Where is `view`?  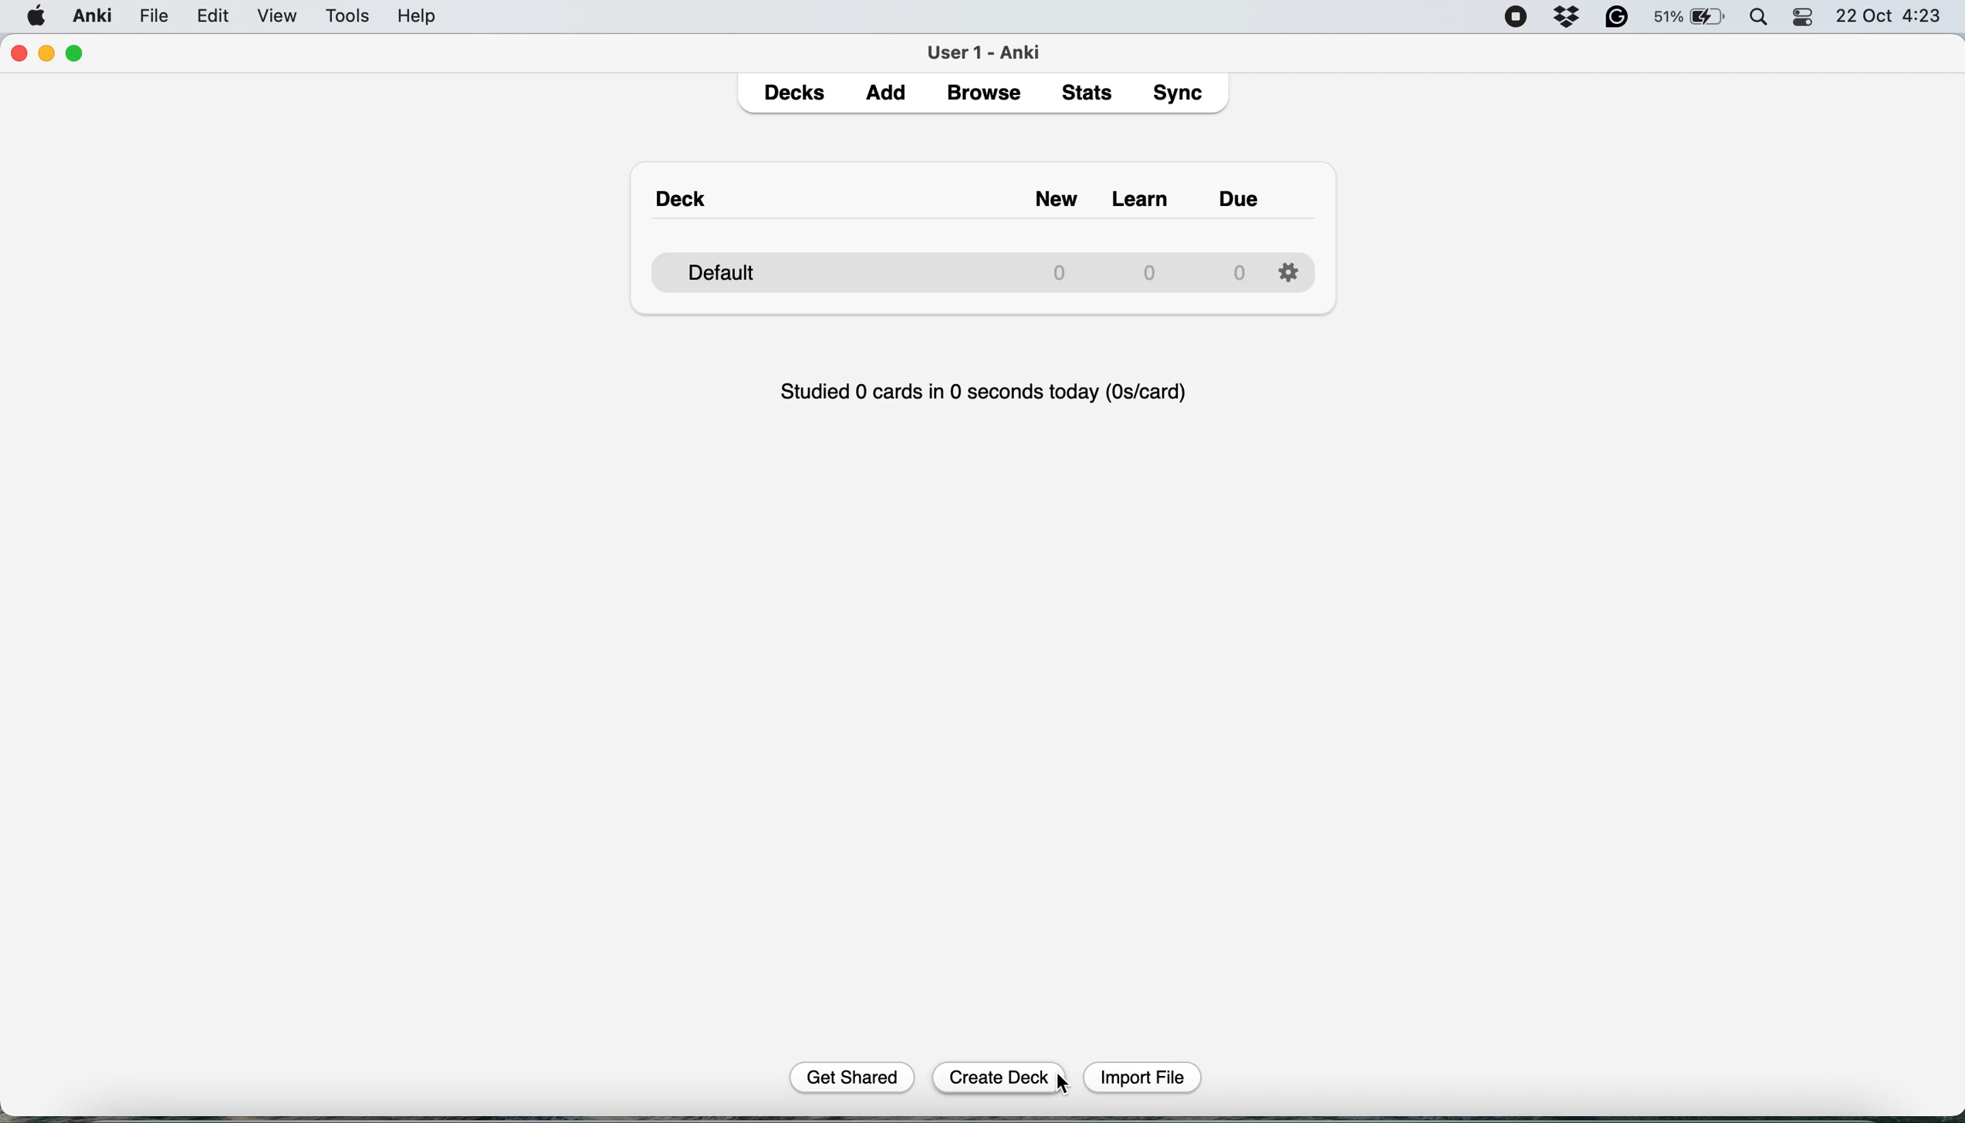 view is located at coordinates (282, 17).